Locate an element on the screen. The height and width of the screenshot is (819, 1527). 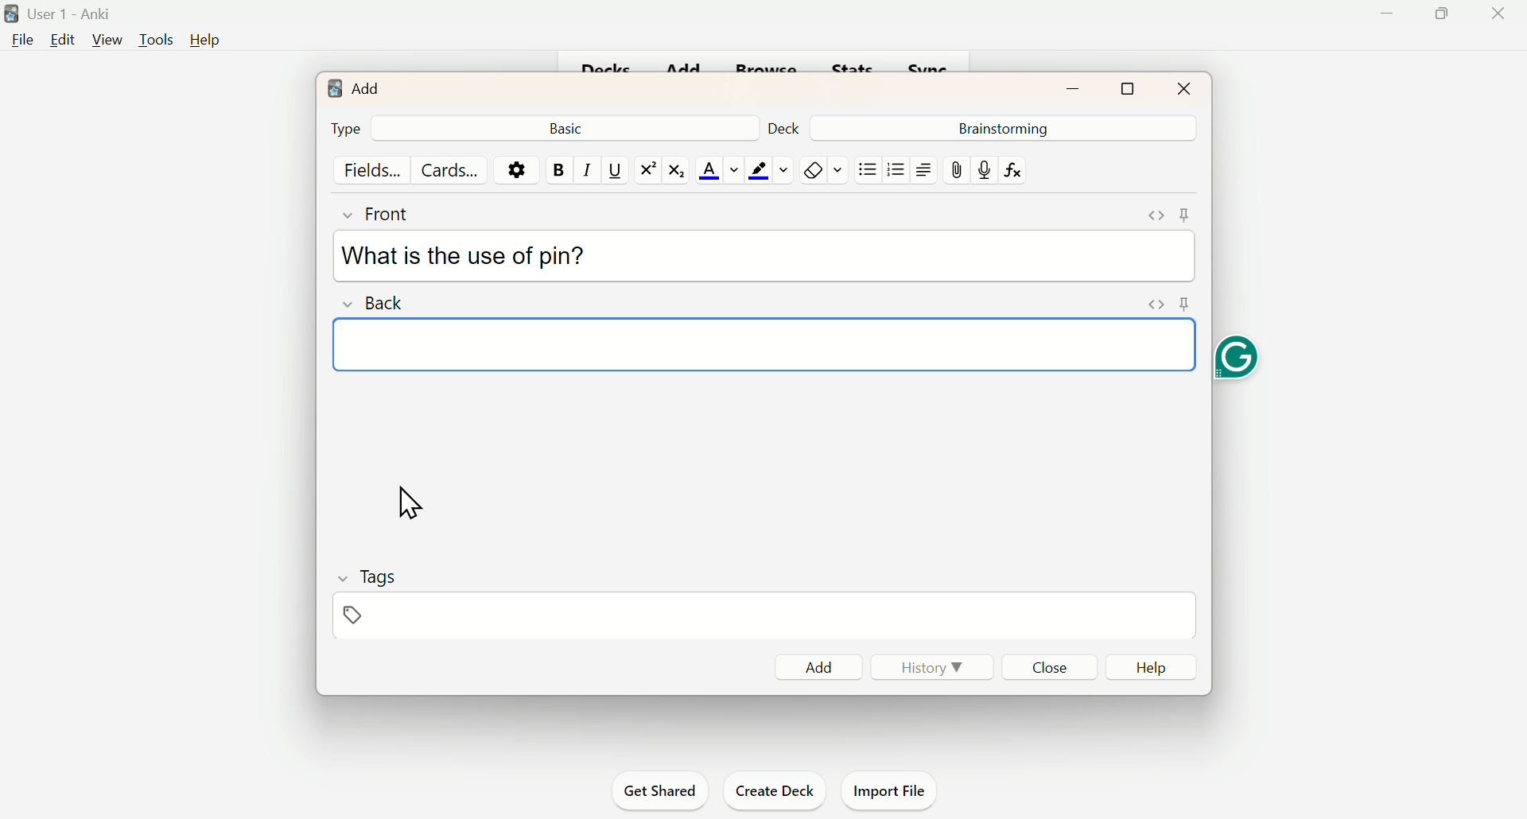
cursor is located at coordinates (406, 503).